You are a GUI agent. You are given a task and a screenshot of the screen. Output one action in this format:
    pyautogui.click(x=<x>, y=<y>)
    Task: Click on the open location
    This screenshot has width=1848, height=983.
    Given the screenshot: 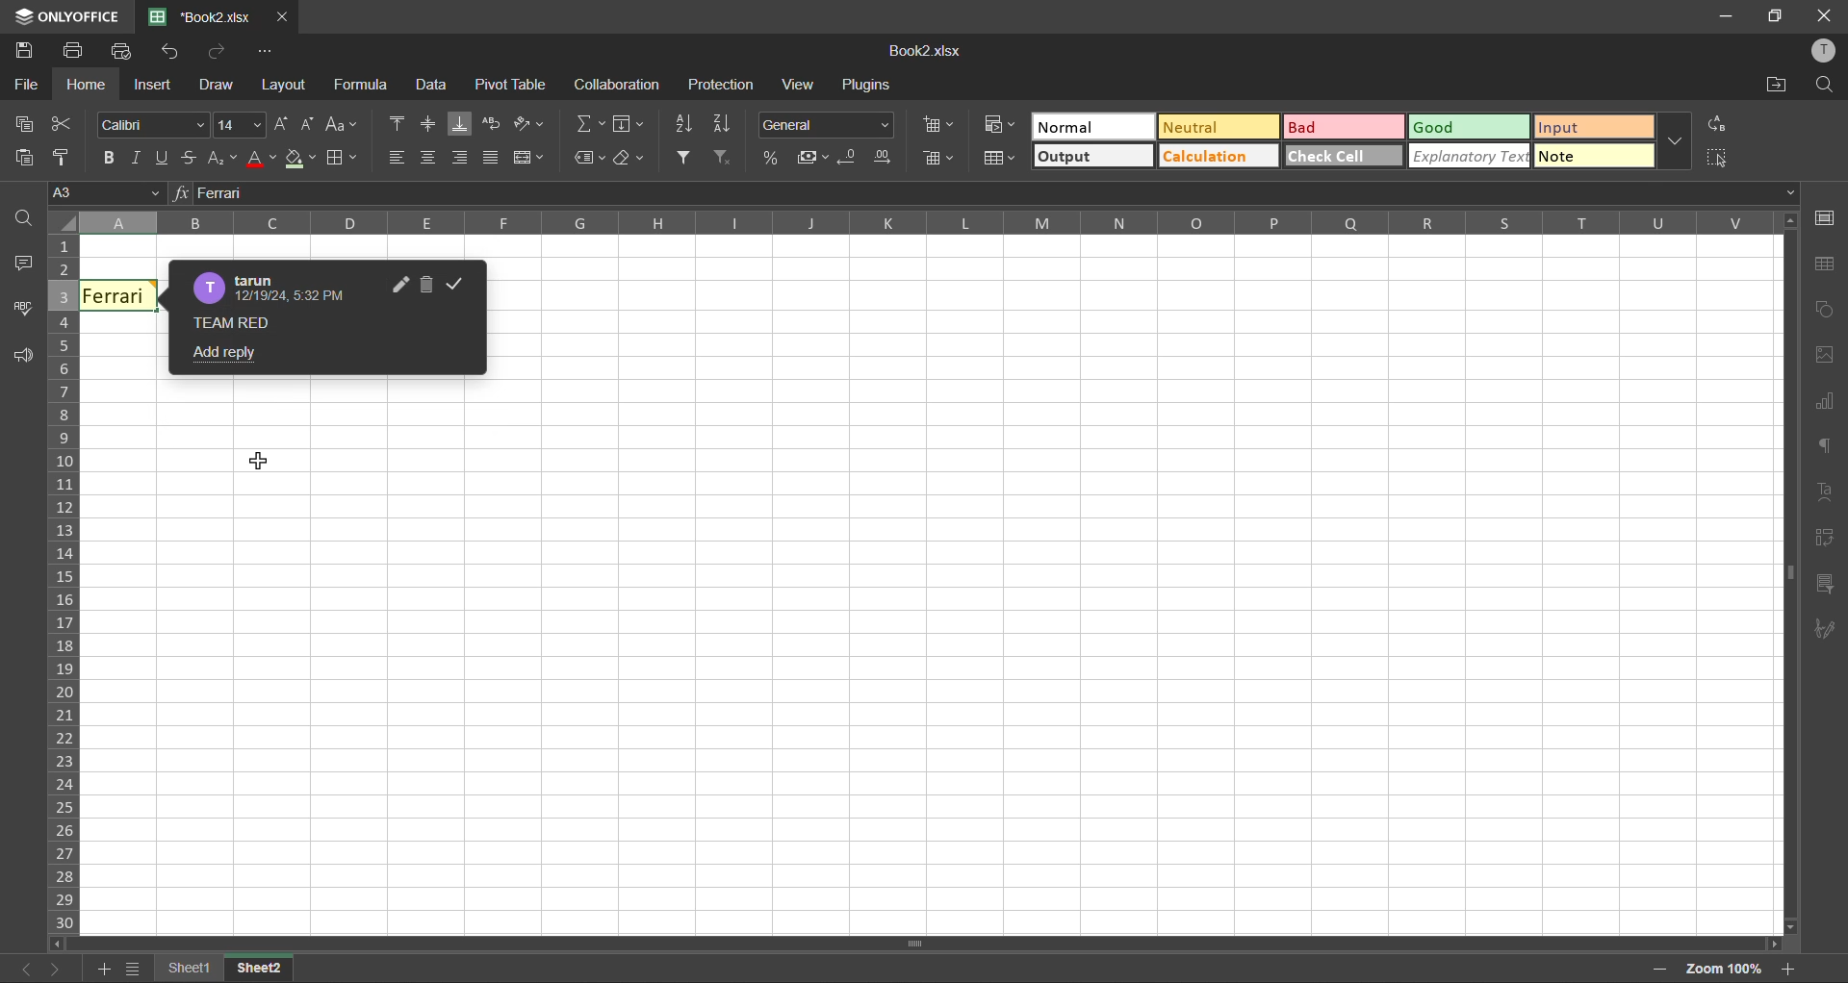 What is the action you would take?
    pyautogui.click(x=1778, y=86)
    